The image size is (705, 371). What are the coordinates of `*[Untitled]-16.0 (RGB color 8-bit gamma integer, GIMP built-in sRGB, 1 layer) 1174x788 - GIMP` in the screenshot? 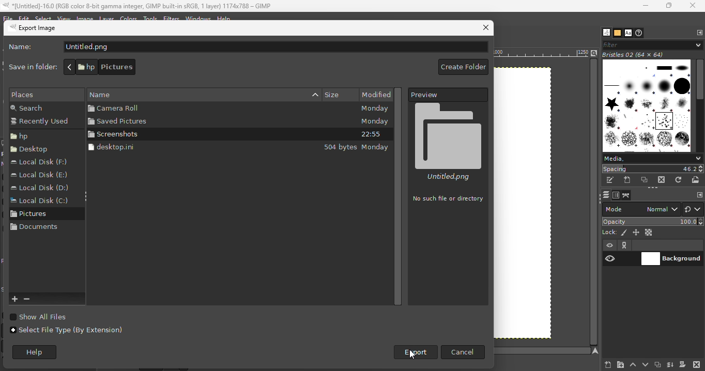 It's located at (138, 6).